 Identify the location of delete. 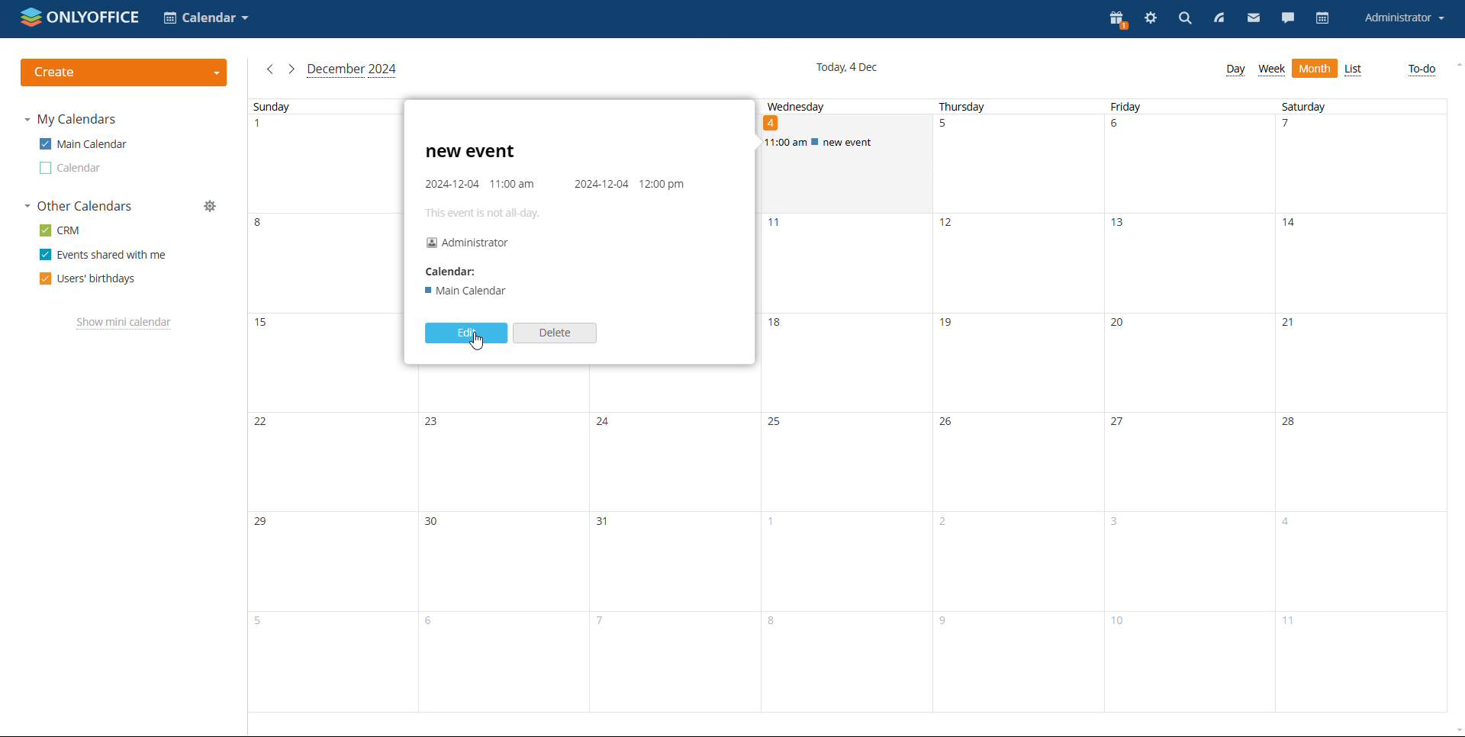
(556, 333).